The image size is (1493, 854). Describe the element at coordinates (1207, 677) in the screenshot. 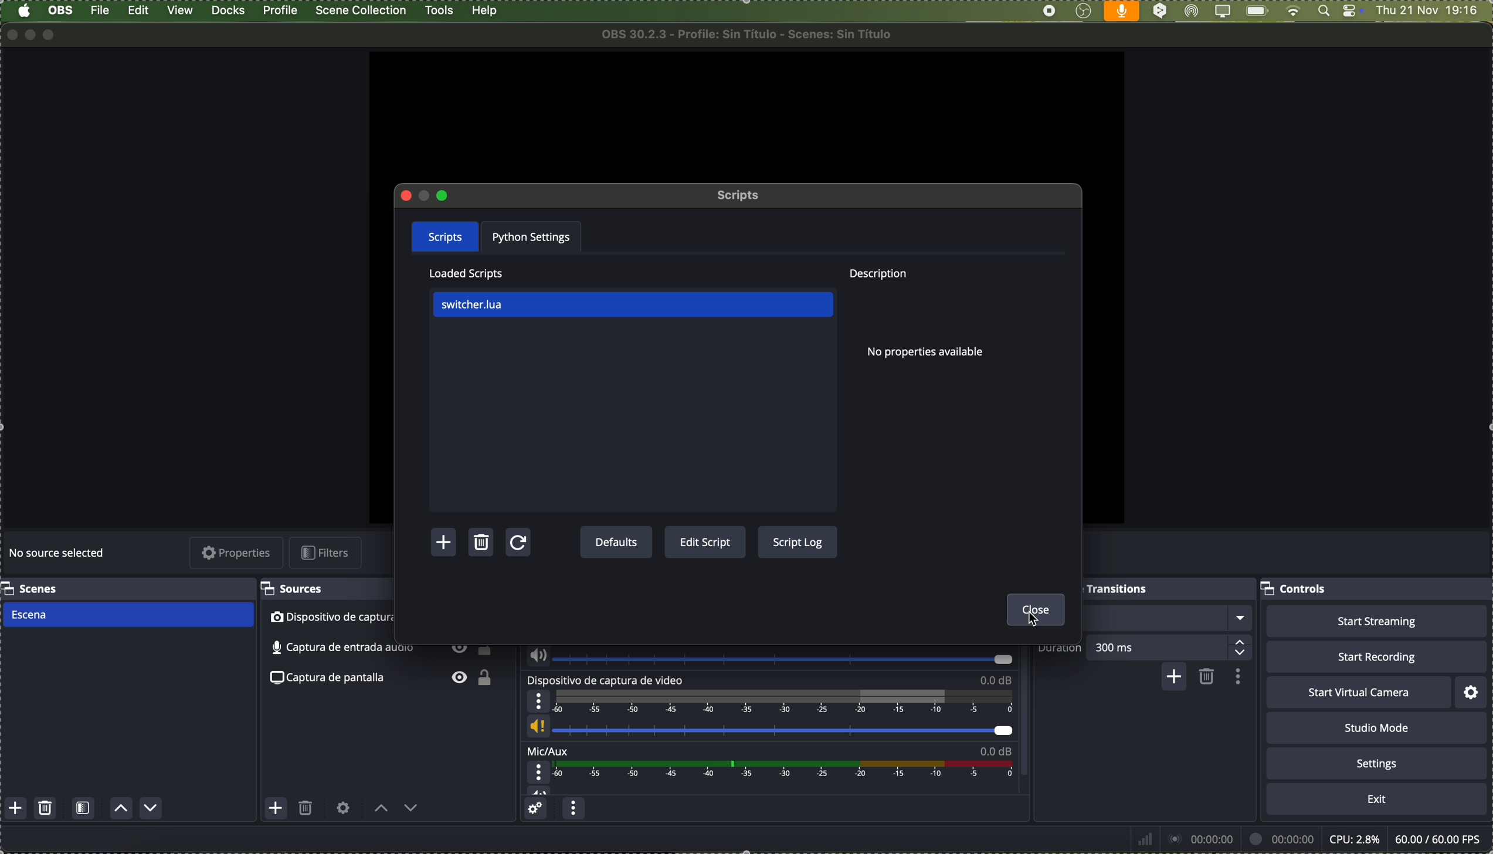

I see `remove` at that location.